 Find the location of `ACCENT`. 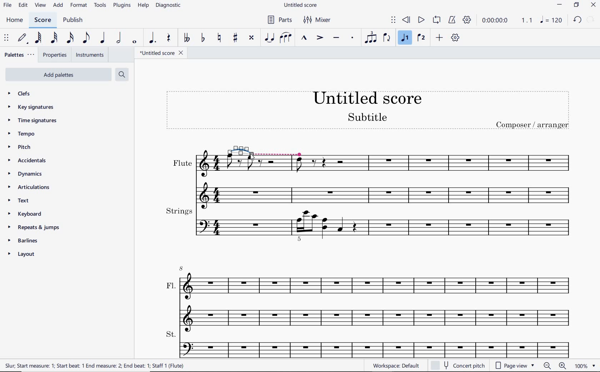

ACCENT is located at coordinates (318, 38).